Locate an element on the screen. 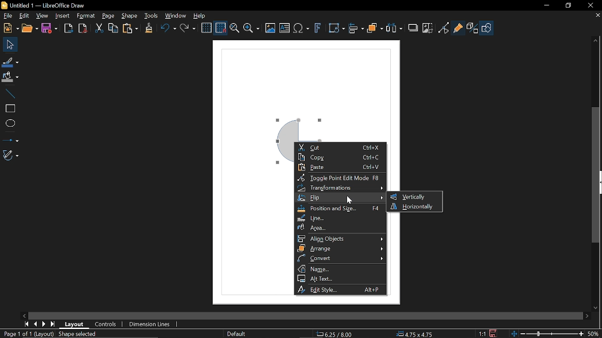 The width and height of the screenshot is (602, 338). Horizontally is located at coordinates (412, 206).